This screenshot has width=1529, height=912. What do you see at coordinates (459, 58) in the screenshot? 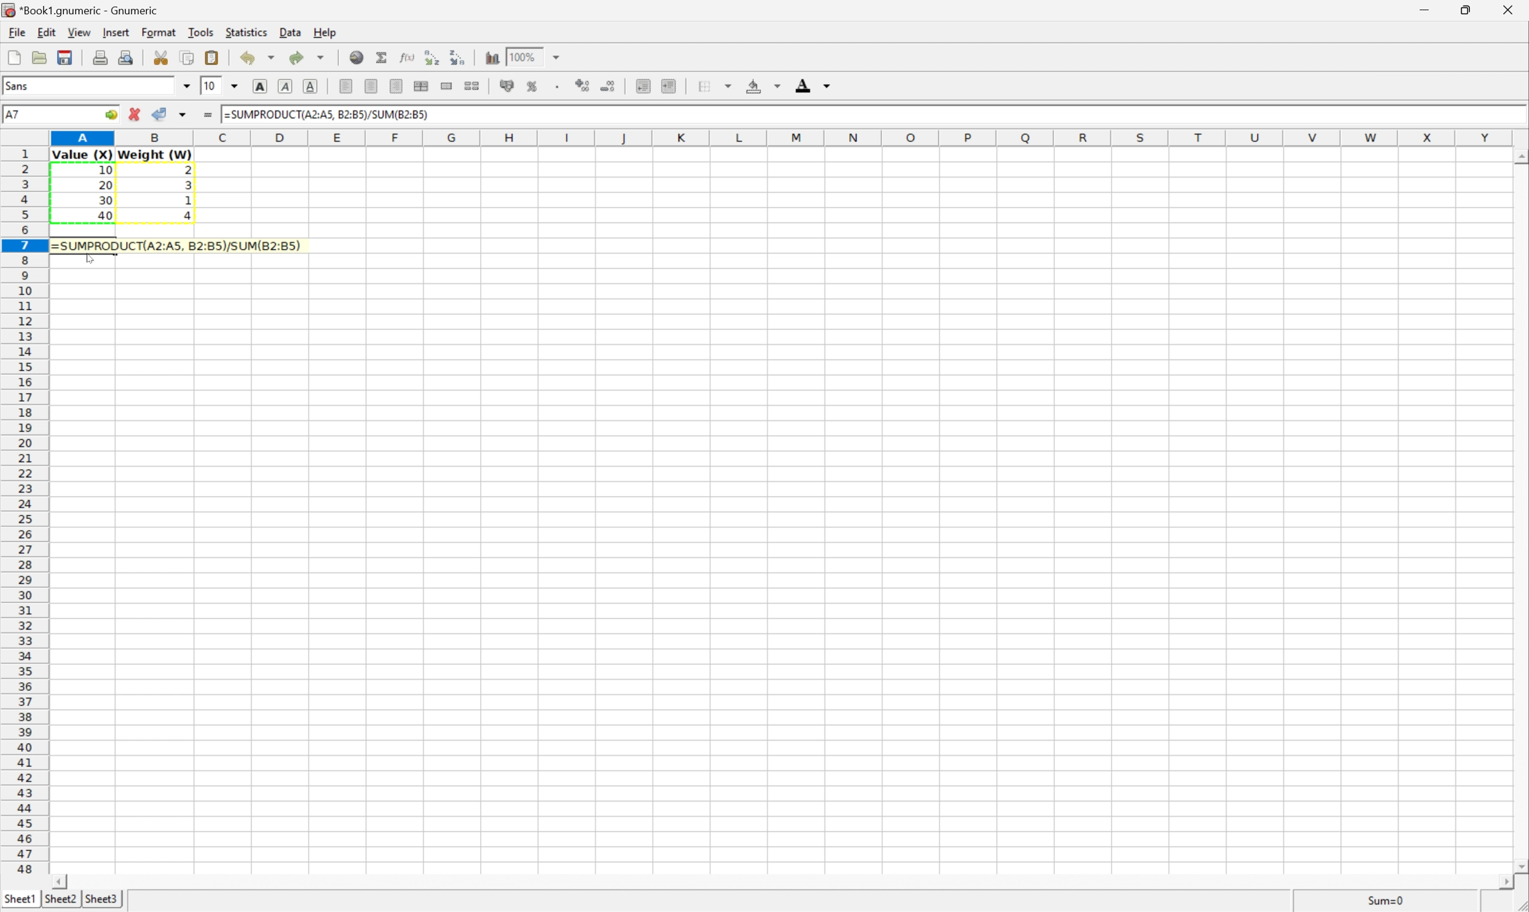
I see `Sort the selected region in descending order based on the first column selected` at bounding box center [459, 58].